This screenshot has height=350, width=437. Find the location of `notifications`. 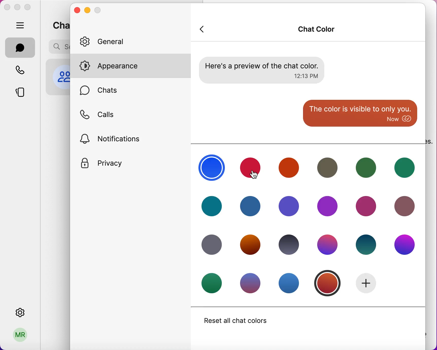

notifications is located at coordinates (113, 138).